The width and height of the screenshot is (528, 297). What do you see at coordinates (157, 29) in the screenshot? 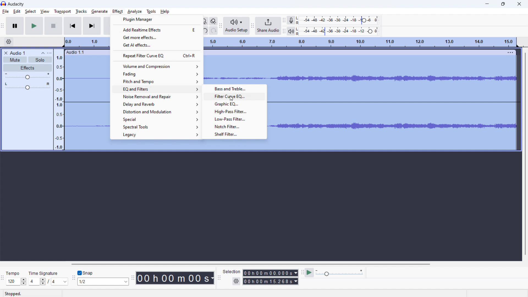
I see `add realtime effects` at bounding box center [157, 29].